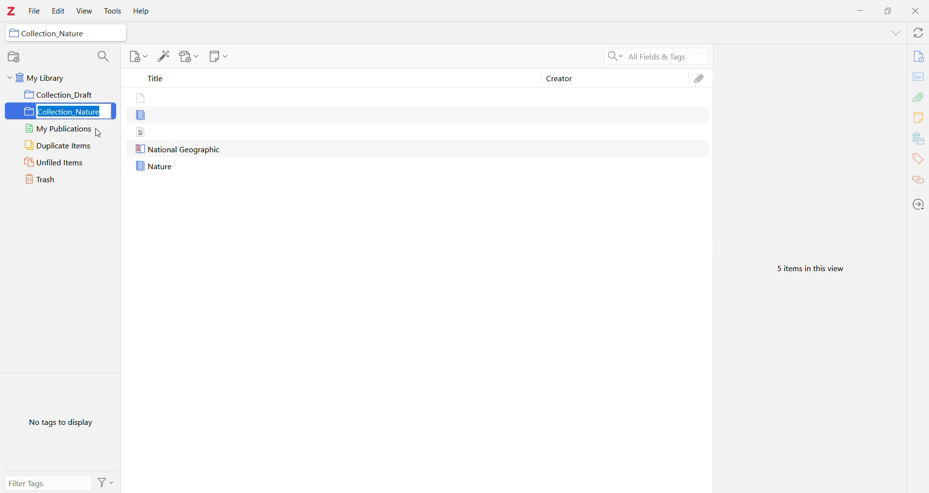 The width and height of the screenshot is (929, 493). I want to click on Libraries and Collections, so click(917, 139).